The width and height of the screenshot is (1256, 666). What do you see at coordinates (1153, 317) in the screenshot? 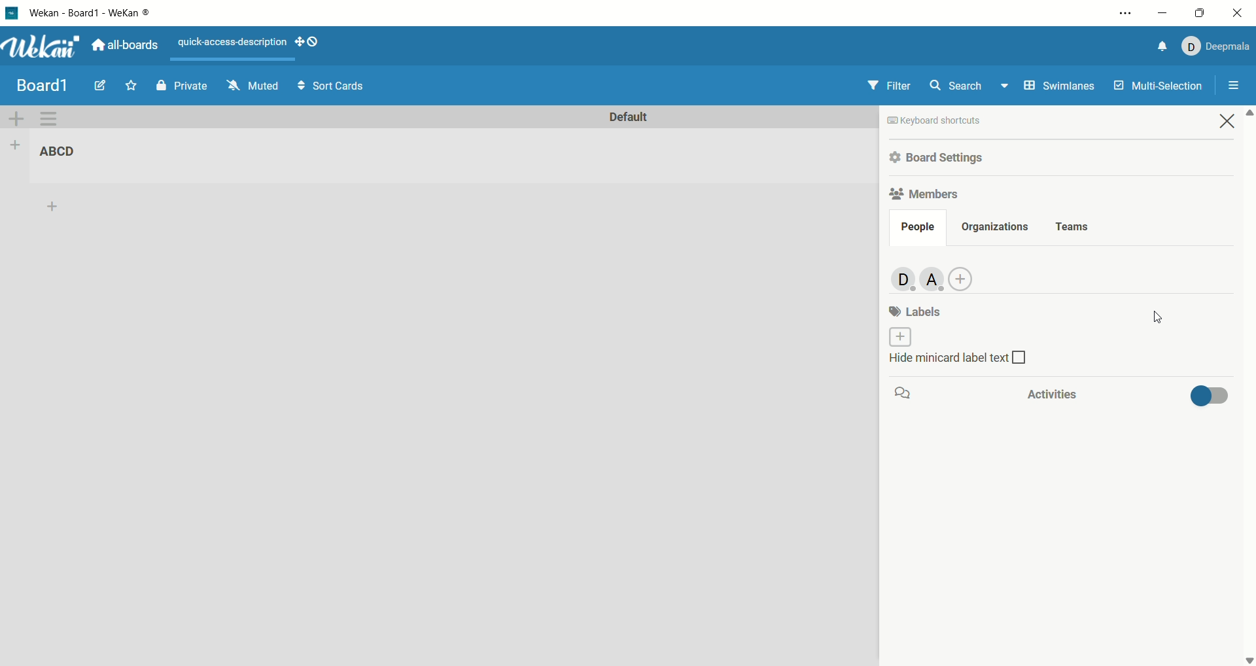
I see `cursor` at bounding box center [1153, 317].